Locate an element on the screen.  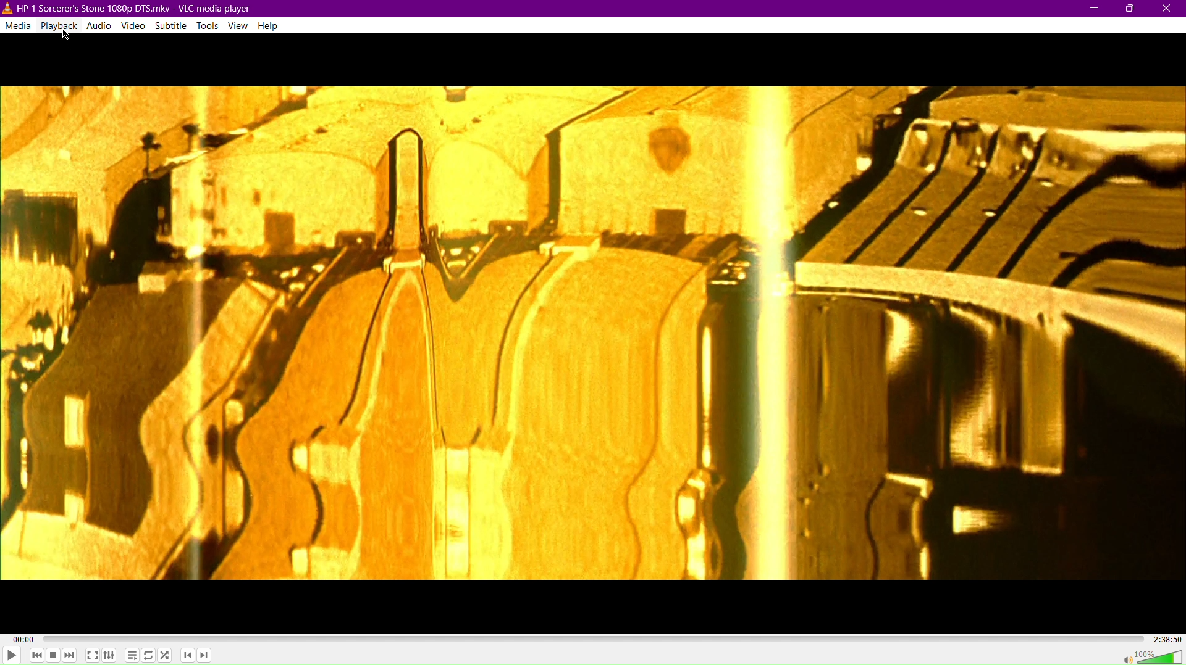
Close is located at coordinates (1167, 8).